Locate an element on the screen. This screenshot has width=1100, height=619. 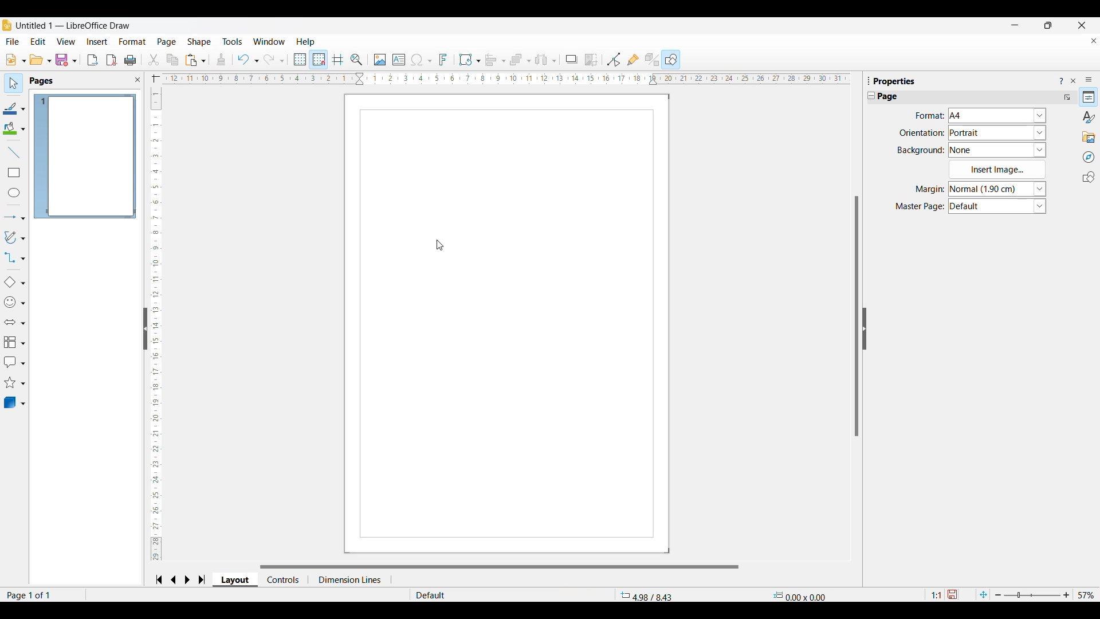
Basic shape options is located at coordinates (14, 282).